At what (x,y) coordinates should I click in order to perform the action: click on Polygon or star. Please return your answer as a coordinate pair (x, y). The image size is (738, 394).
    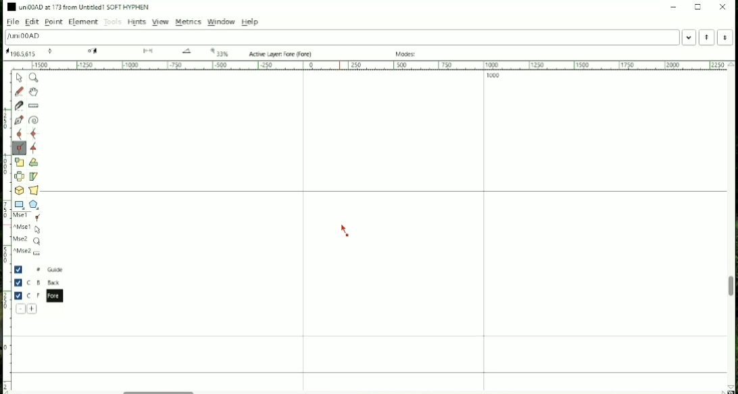
    Looking at the image, I should click on (35, 204).